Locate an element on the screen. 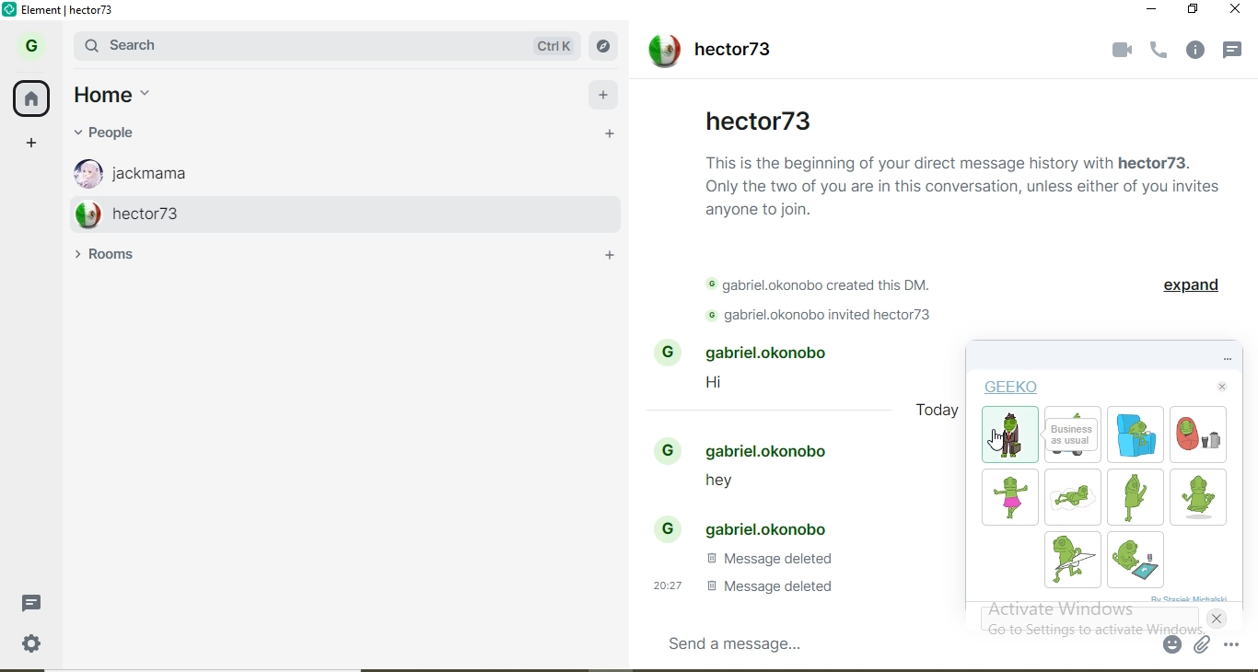 This screenshot has width=1258, height=672. close is located at coordinates (1220, 388).